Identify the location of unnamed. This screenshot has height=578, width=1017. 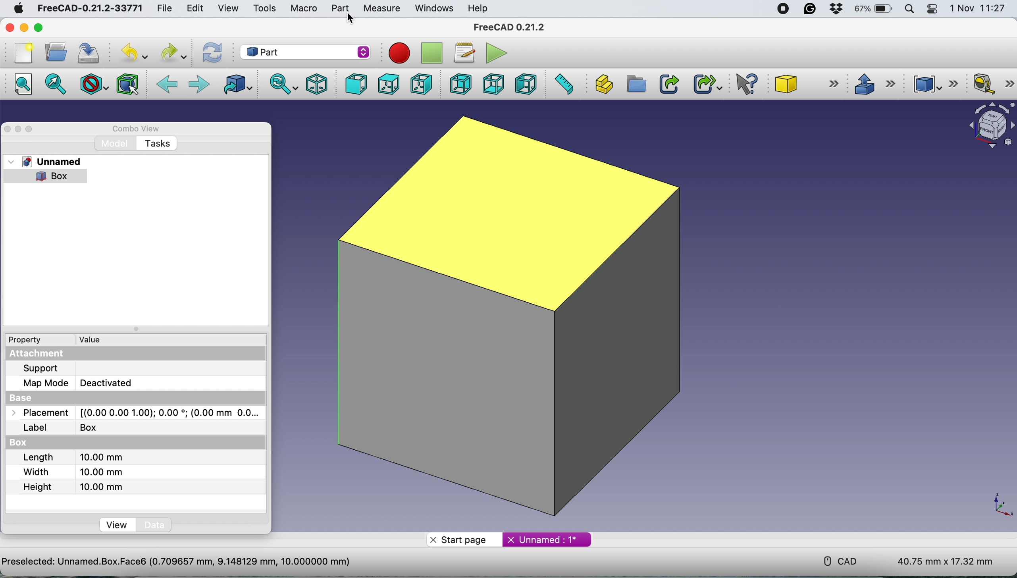
(541, 539).